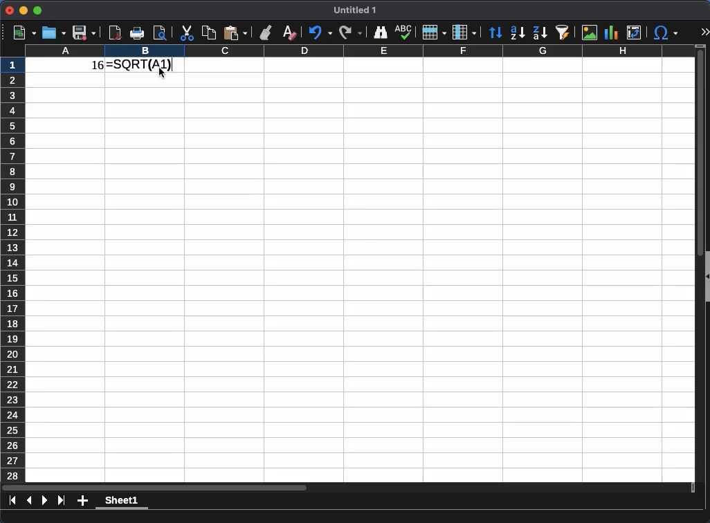 The width and height of the screenshot is (710, 523). Describe the element at coordinates (137, 34) in the screenshot. I see `print` at that location.